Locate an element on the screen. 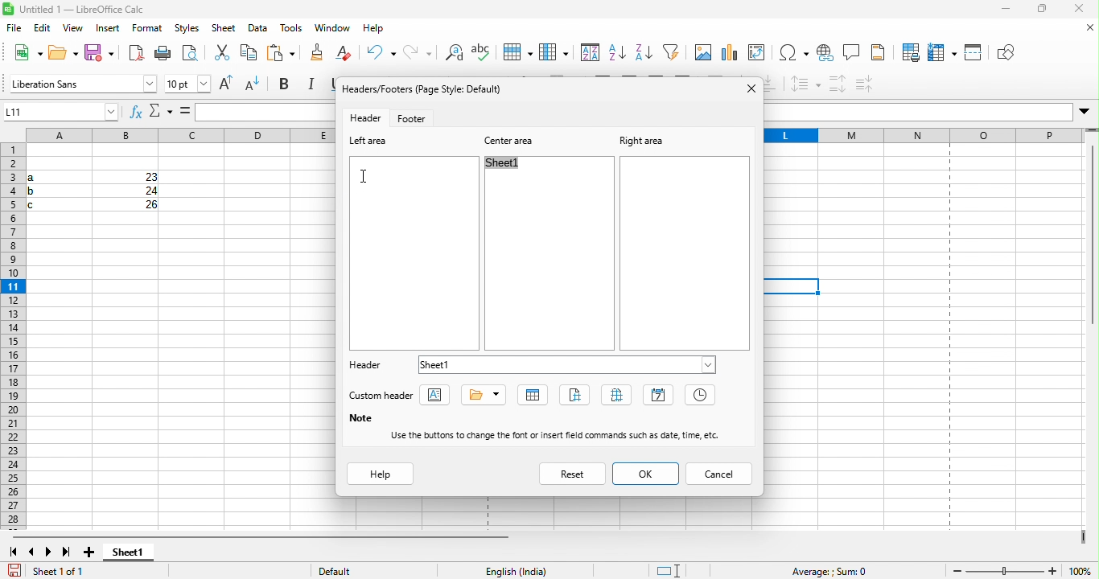 The image size is (1099, 579). cells is located at coordinates (91, 192).